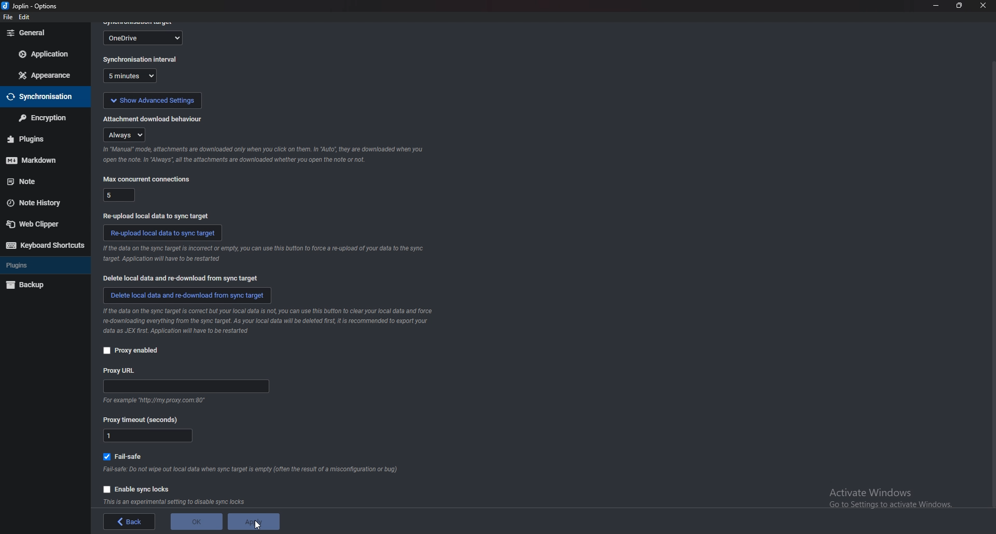 The height and width of the screenshot is (534, 996). What do you see at coordinates (38, 286) in the screenshot?
I see `backup` at bounding box center [38, 286].